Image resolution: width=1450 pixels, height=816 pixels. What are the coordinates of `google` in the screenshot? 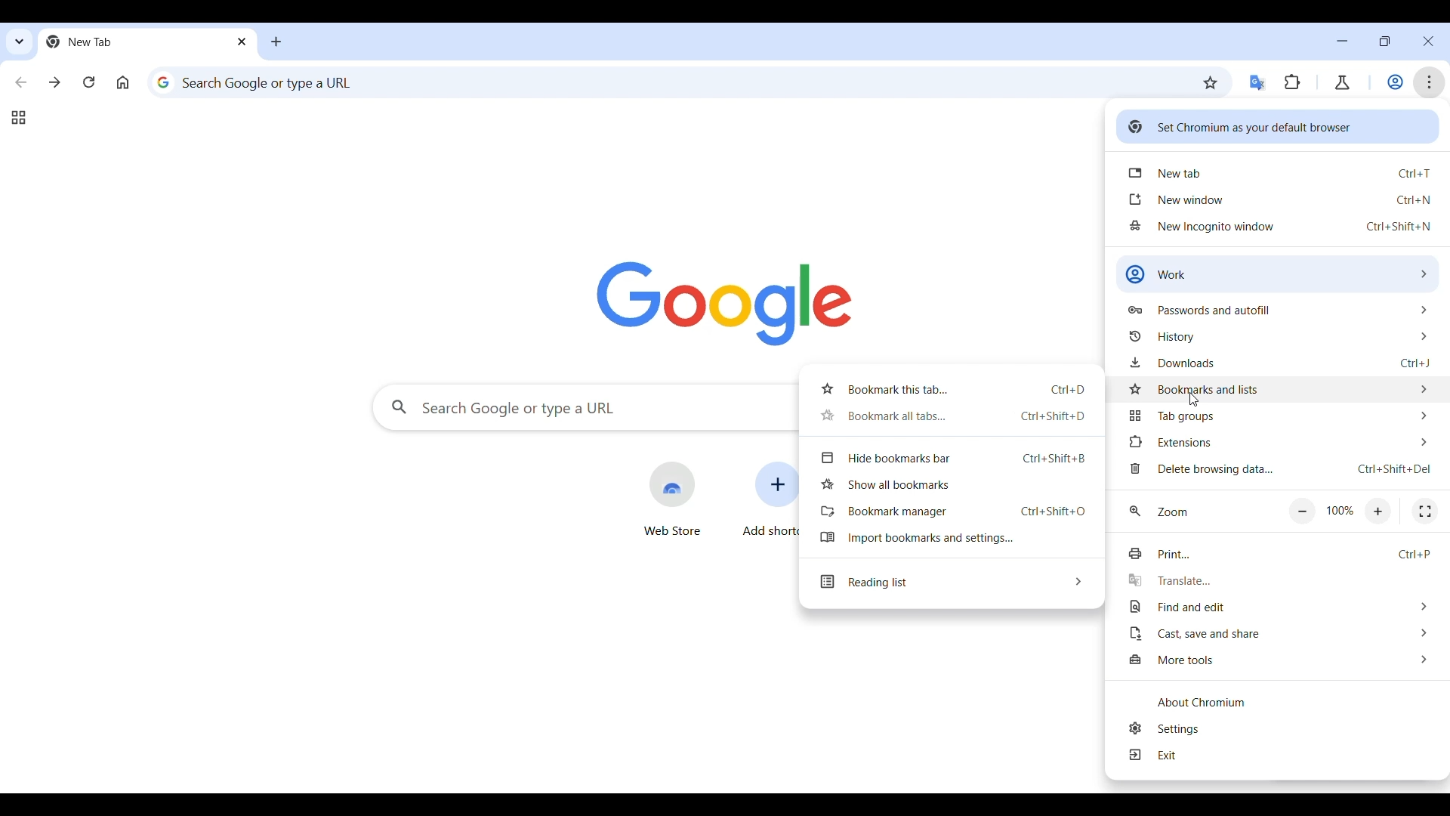 It's located at (725, 304).